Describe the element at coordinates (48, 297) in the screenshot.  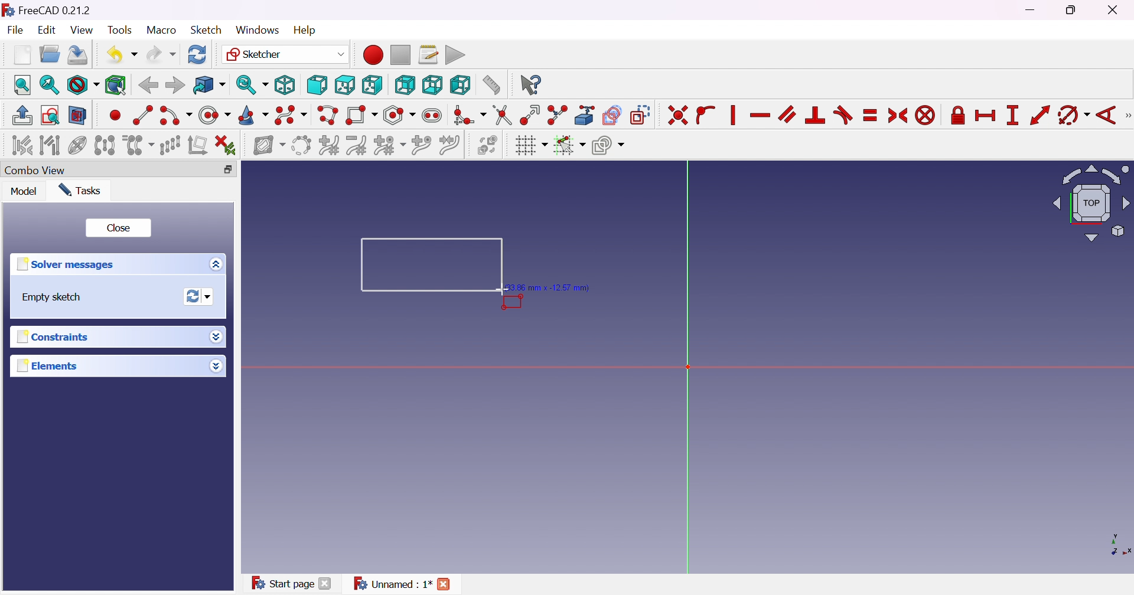
I see `Empty sketch` at that location.